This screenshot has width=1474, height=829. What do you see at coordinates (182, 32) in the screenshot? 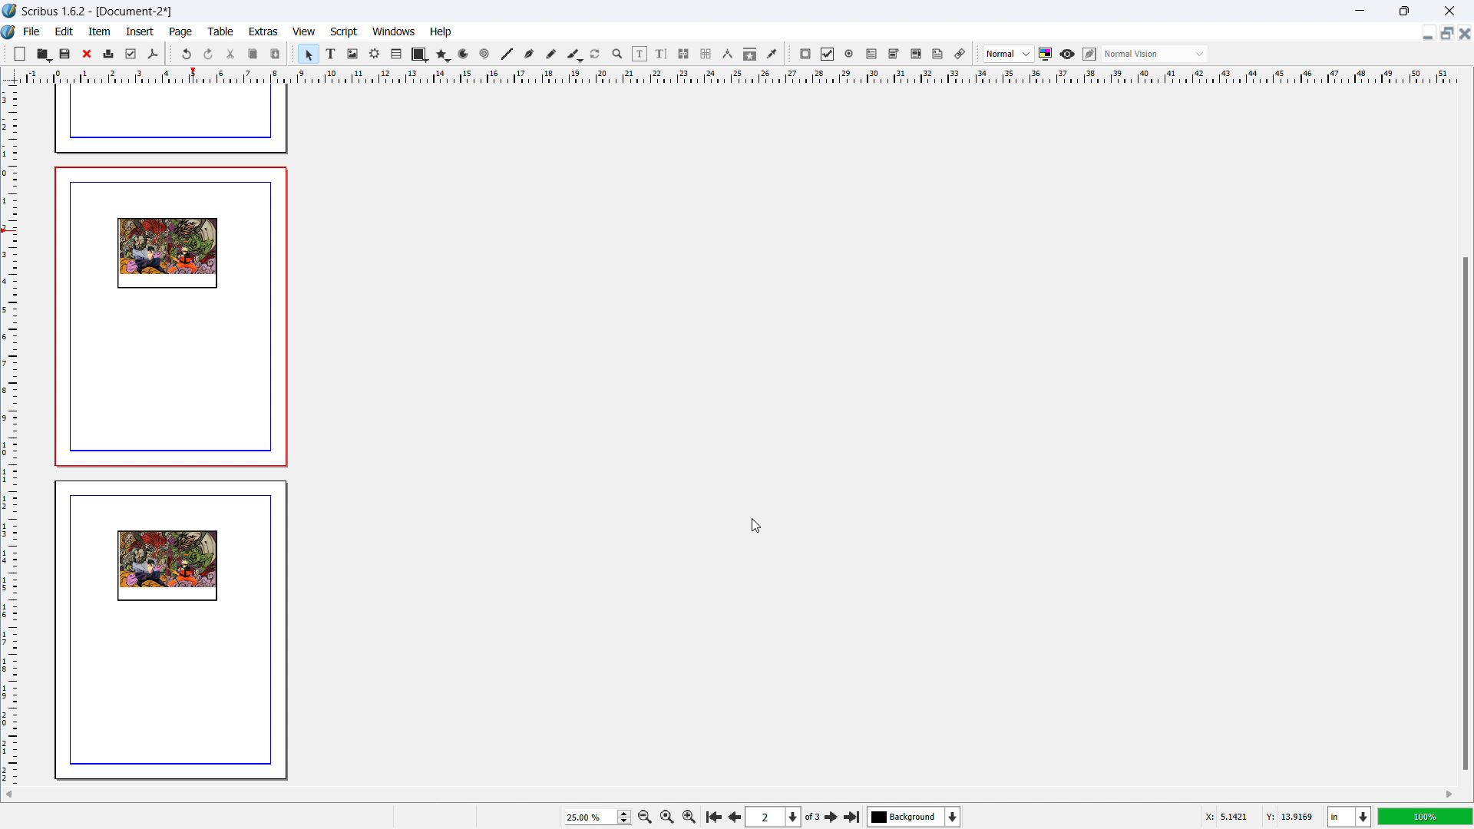
I see `page` at bounding box center [182, 32].